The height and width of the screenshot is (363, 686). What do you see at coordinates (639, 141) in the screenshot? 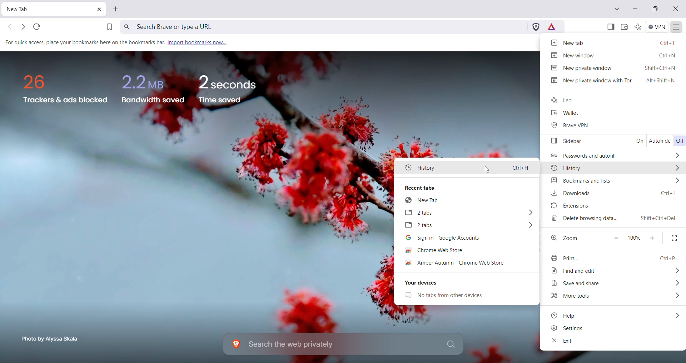
I see `Set On/Off` at bounding box center [639, 141].